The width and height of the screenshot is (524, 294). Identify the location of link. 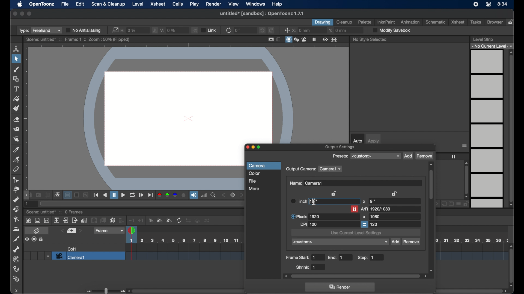
(114, 30).